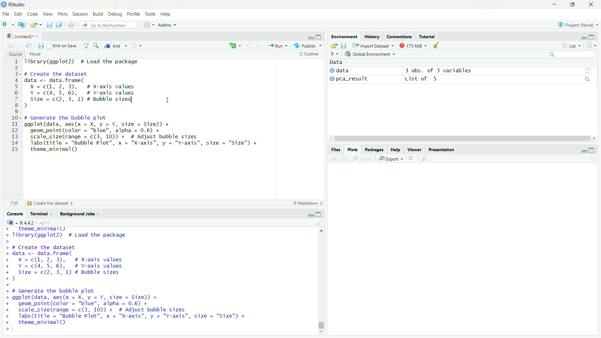 Image resolution: width=601 pixels, height=338 pixels. What do you see at coordinates (86, 45) in the screenshot?
I see `spelling check` at bounding box center [86, 45].